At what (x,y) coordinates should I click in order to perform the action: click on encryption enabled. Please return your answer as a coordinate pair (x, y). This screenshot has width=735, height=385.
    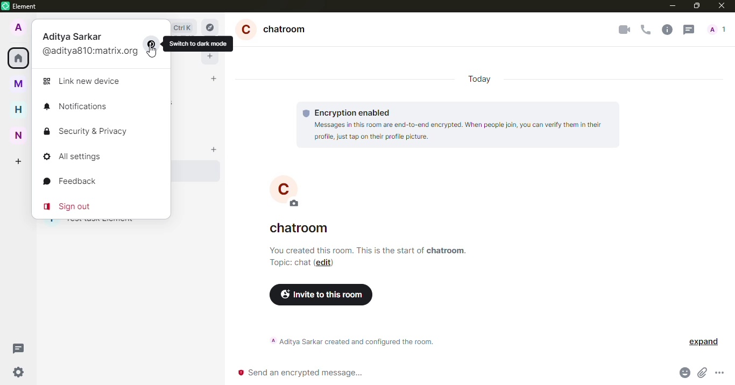
    Looking at the image, I should click on (348, 112).